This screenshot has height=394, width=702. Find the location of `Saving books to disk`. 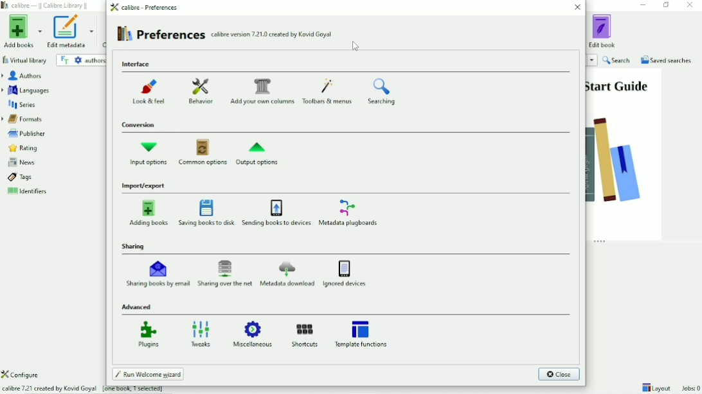

Saving books to disk is located at coordinates (206, 213).